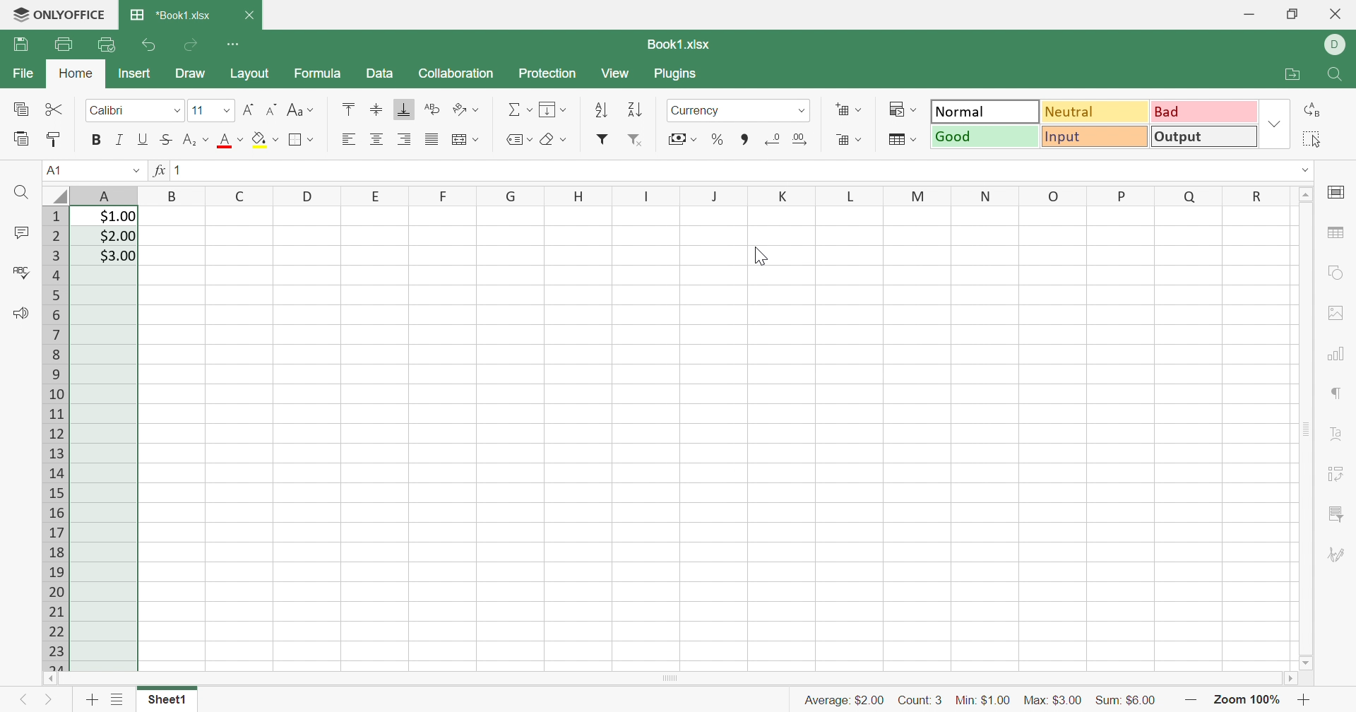 Image resolution: width=1356 pixels, height=712 pixels. Describe the element at coordinates (49, 702) in the screenshot. I see `Next` at that location.